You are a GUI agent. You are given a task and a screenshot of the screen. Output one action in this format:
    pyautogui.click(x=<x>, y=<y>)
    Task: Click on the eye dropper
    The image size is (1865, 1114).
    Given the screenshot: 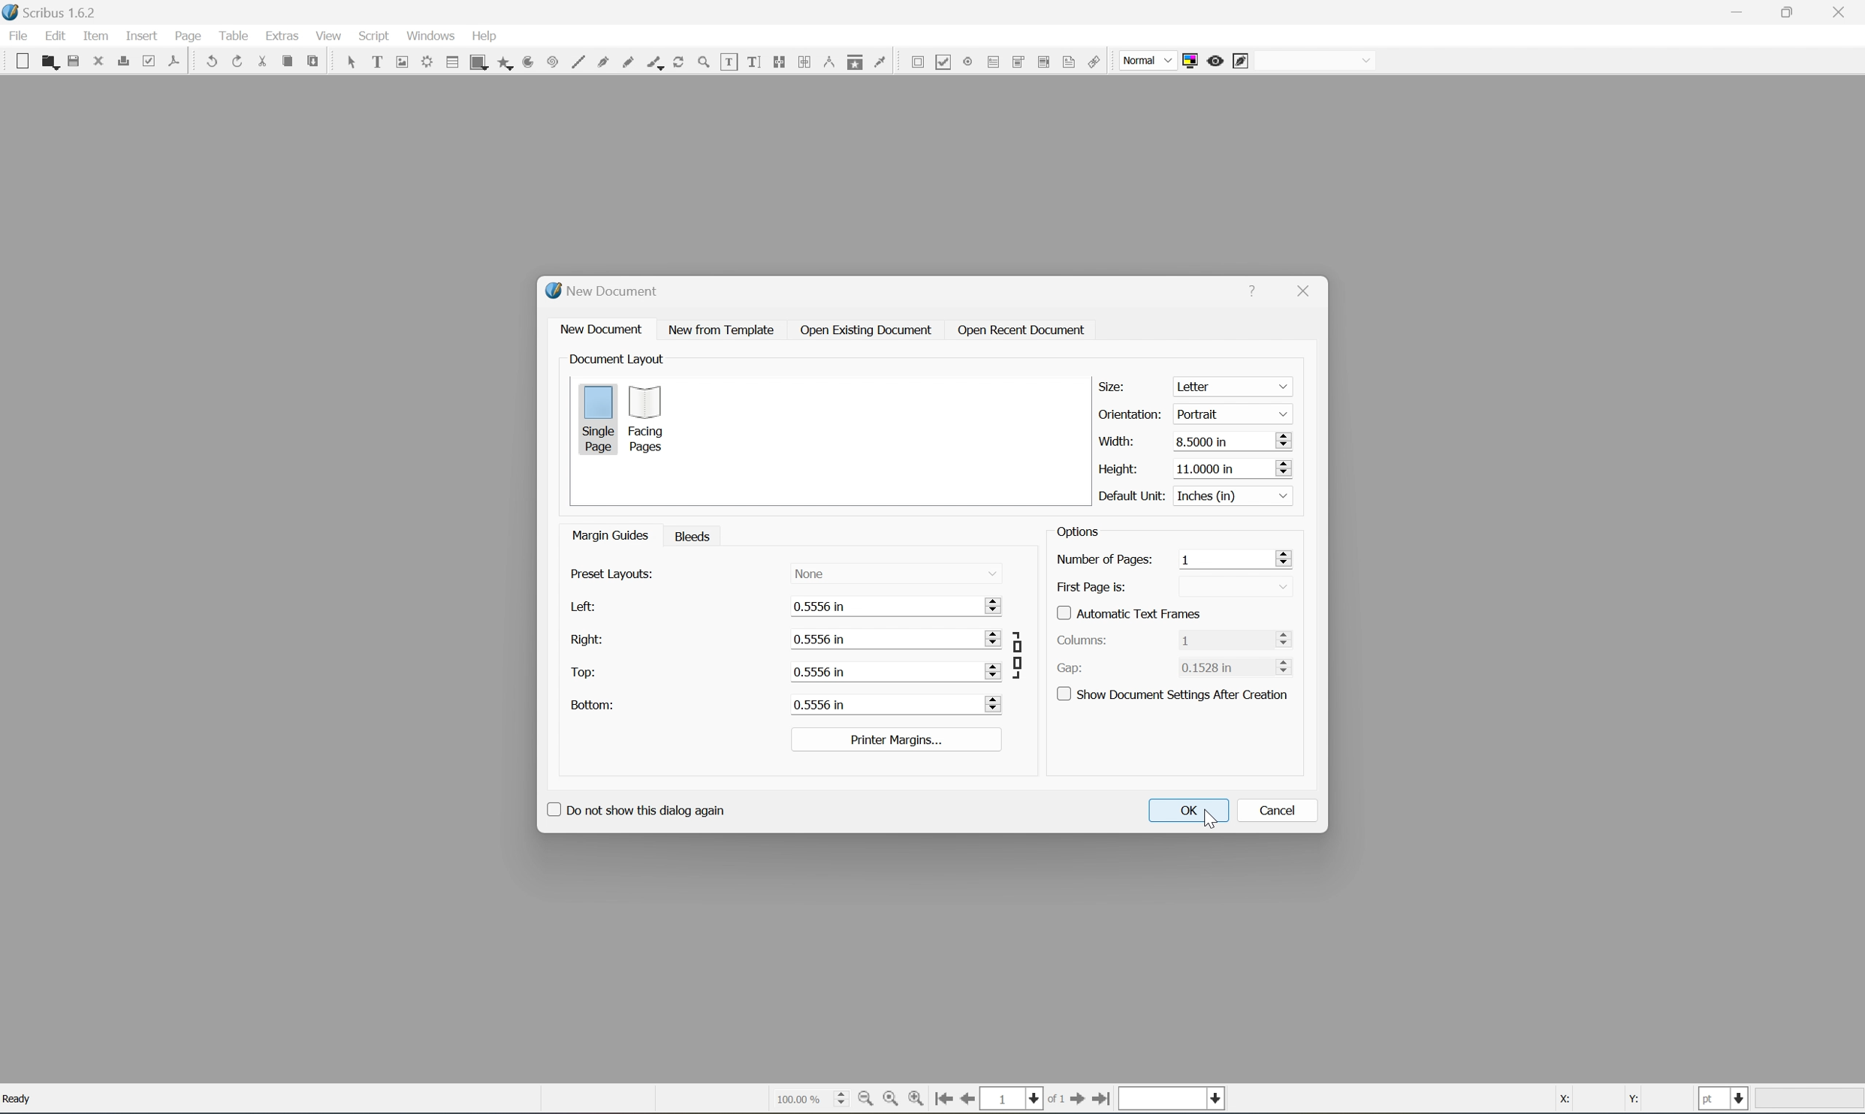 What is the action you would take?
    pyautogui.click(x=883, y=62)
    